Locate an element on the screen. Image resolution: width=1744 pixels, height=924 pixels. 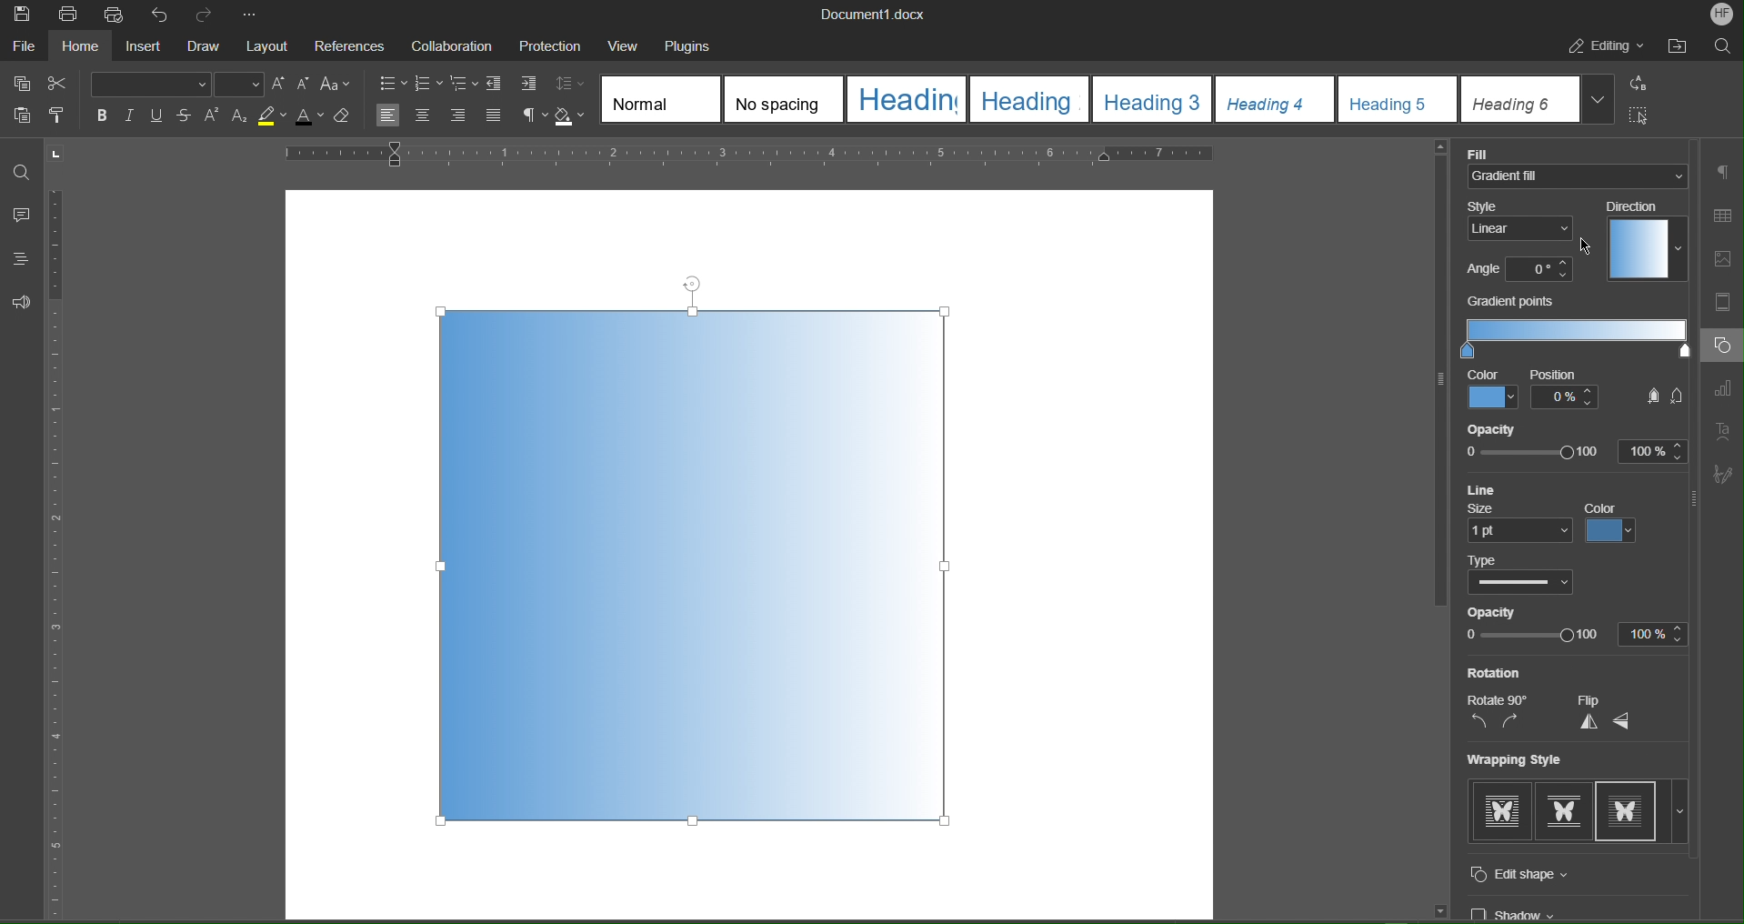
Bold is located at coordinates (102, 115).